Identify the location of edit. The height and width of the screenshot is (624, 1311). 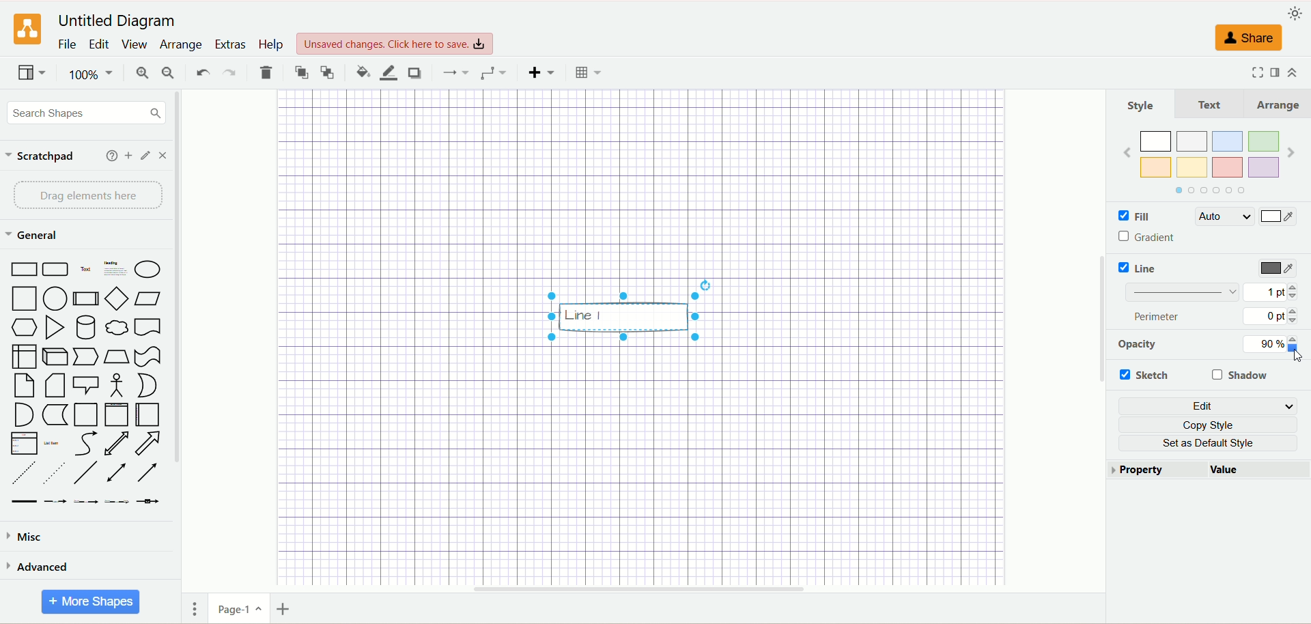
(1207, 405).